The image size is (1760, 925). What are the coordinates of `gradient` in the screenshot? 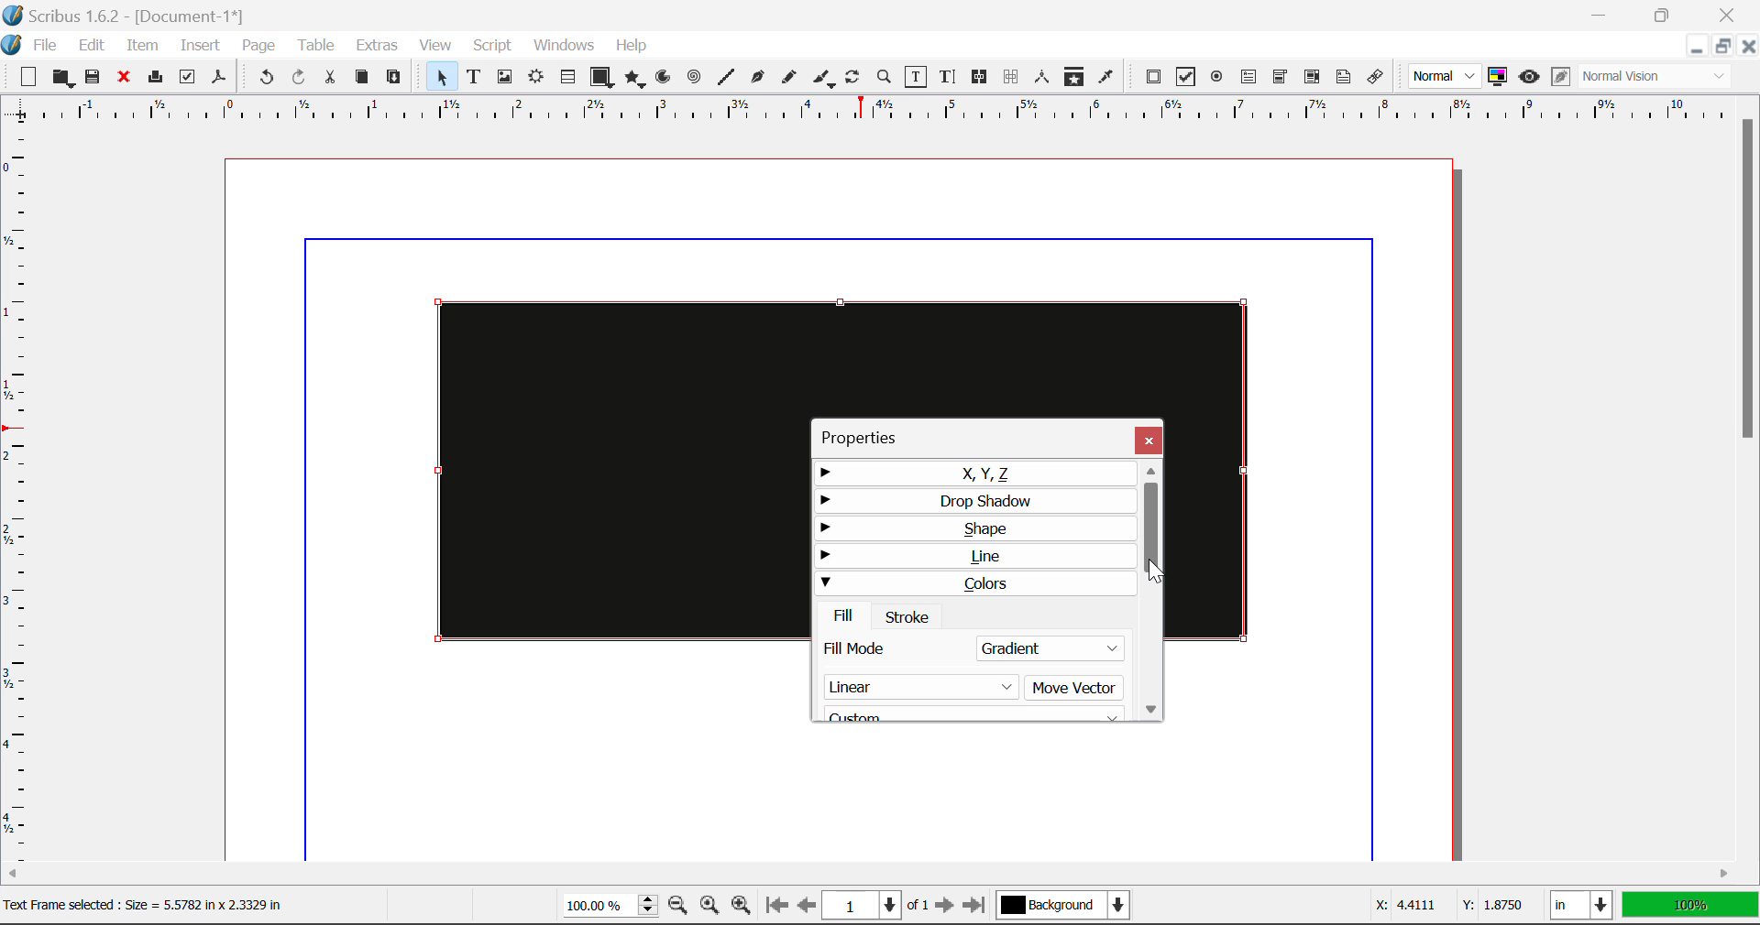 It's located at (1050, 648).